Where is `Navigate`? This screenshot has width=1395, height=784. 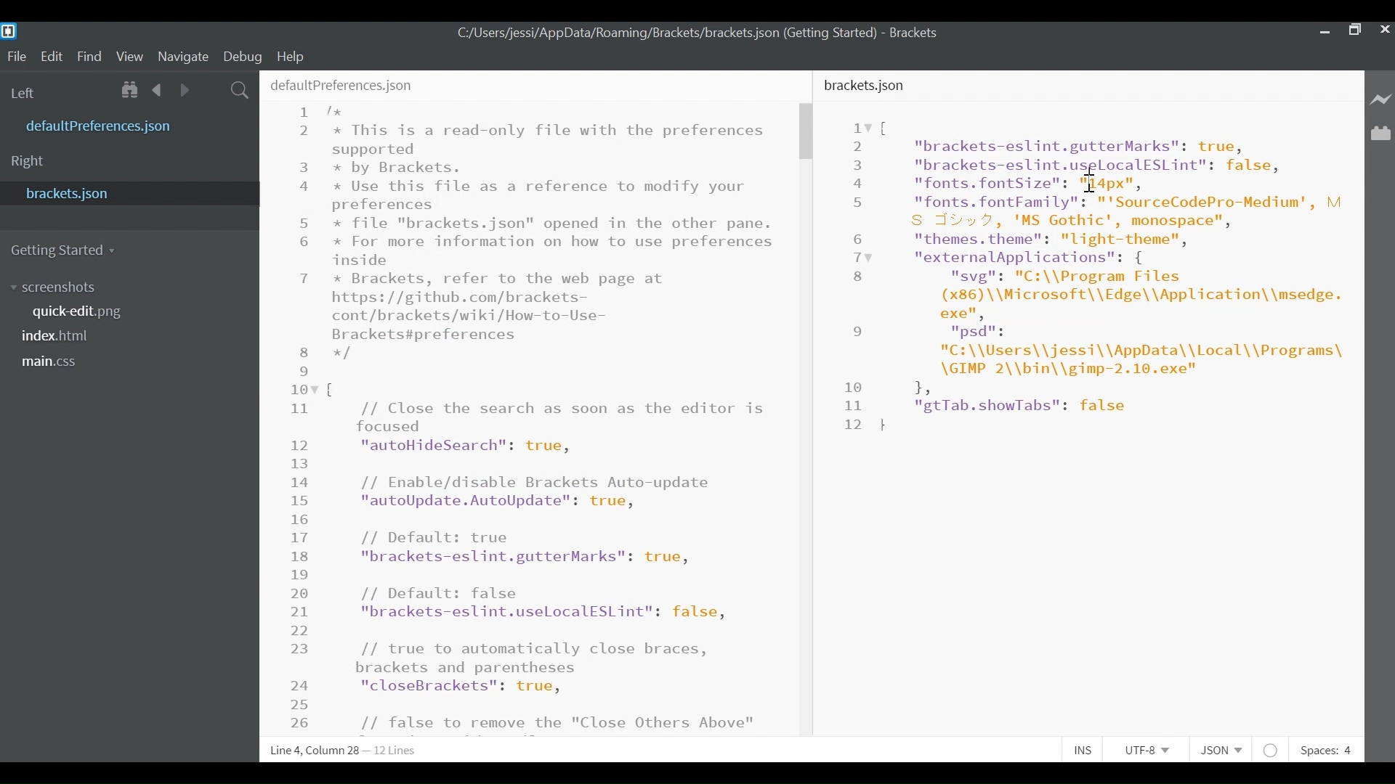 Navigate is located at coordinates (185, 55).